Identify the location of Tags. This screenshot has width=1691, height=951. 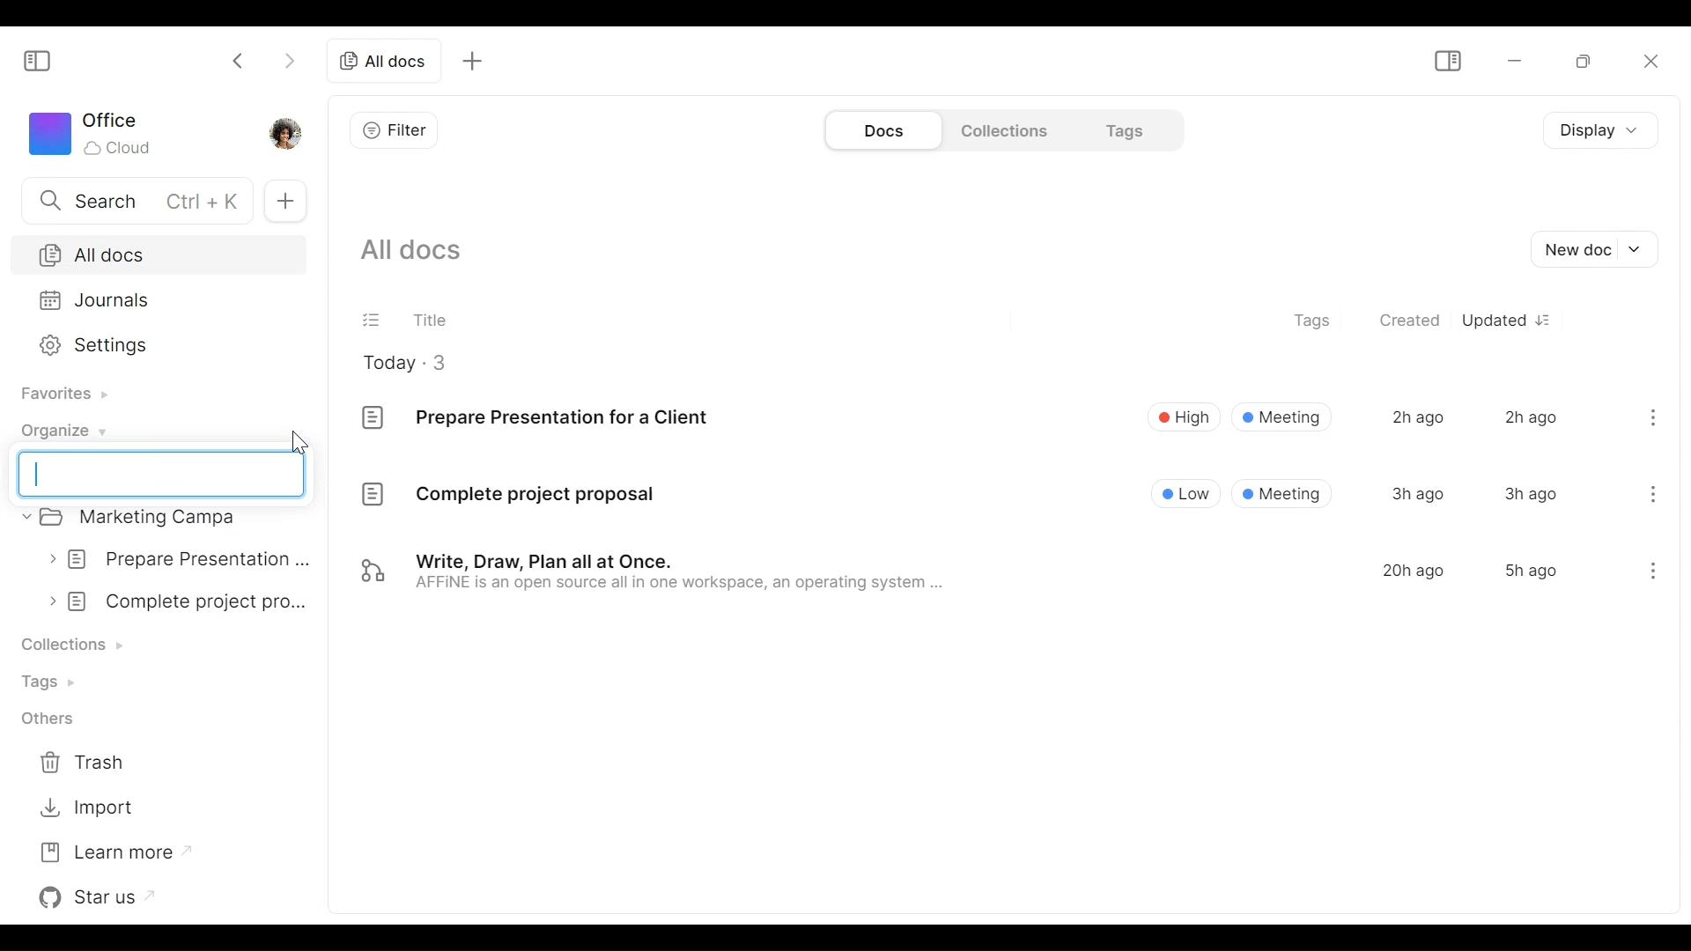
(1315, 322).